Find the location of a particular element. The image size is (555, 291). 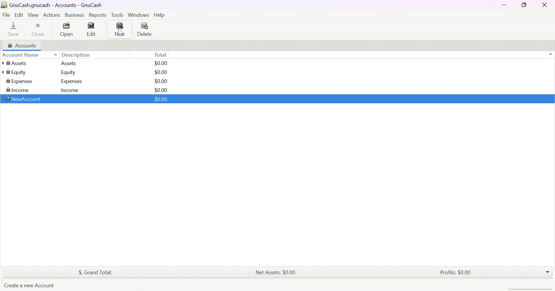

Drop Down is located at coordinates (548, 272).